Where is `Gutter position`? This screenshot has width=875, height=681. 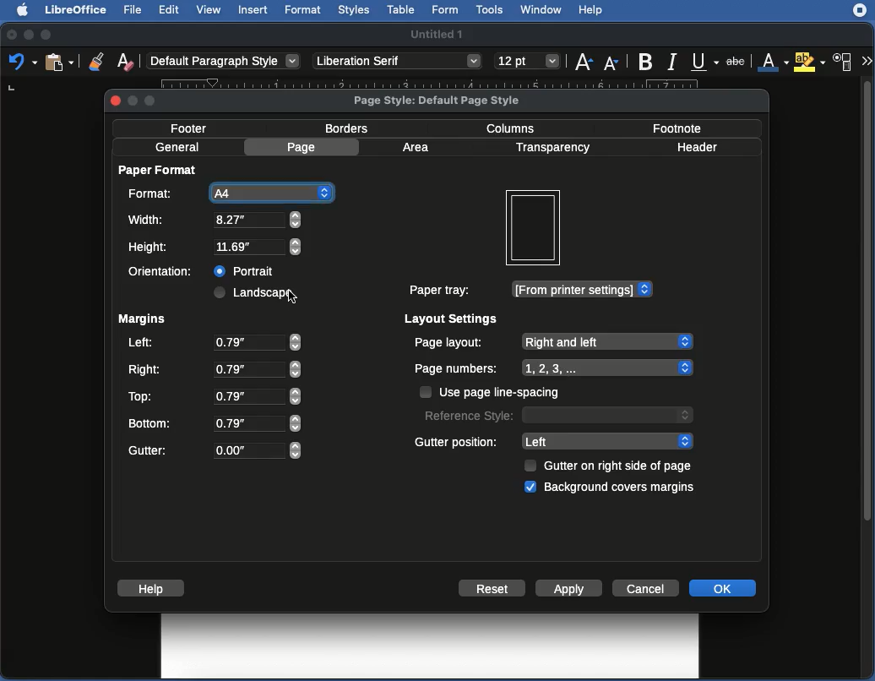 Gutter position is located at coordinates (456, 441).